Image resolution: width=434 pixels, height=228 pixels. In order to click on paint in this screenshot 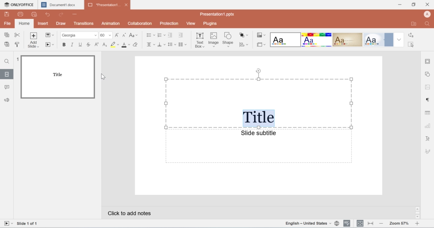, I will do `click(17, 44)`.